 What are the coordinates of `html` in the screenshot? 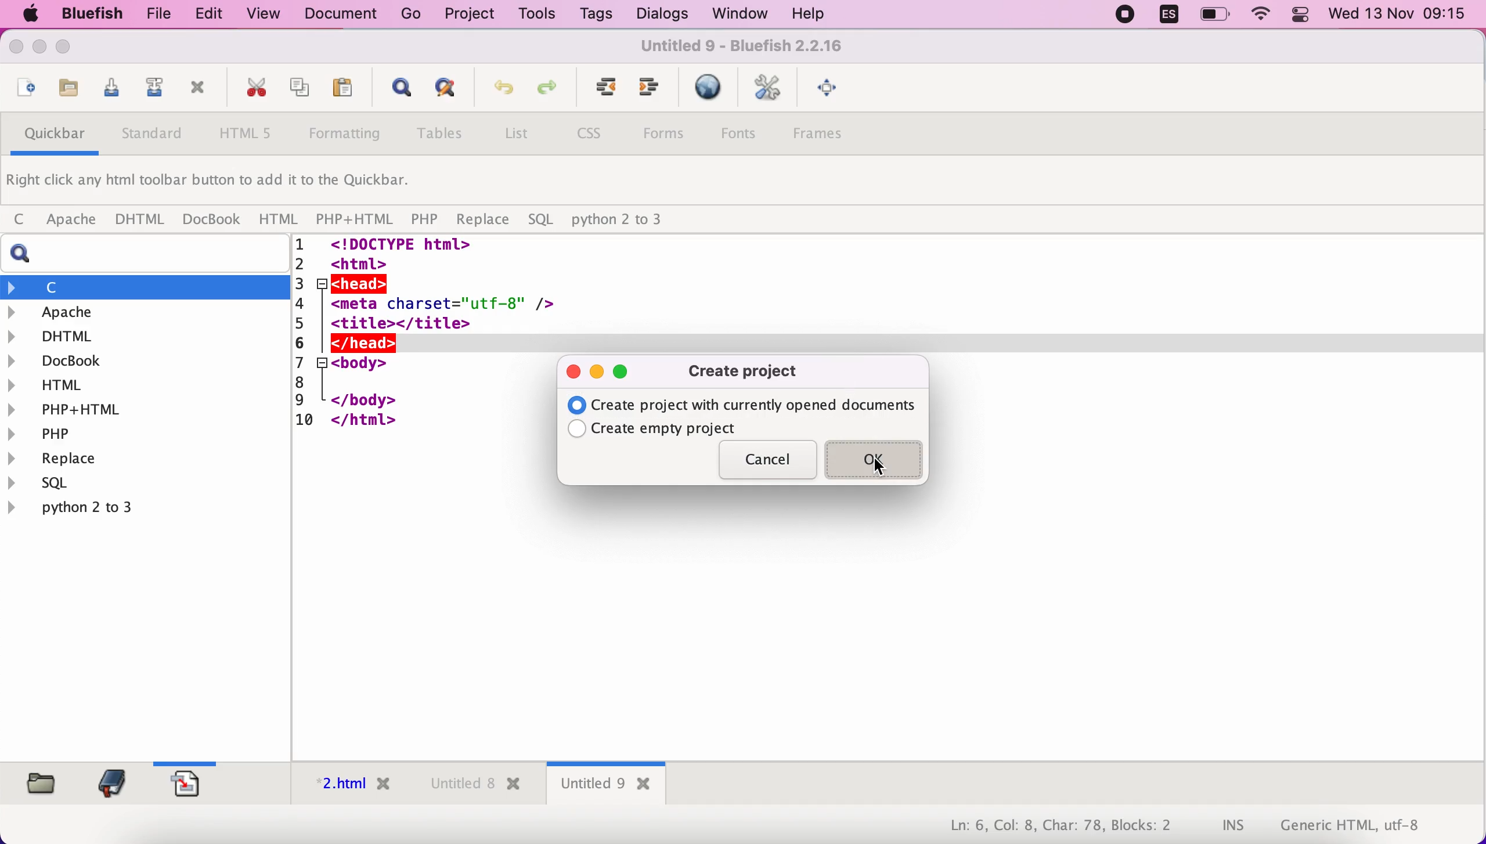 It's located at (277, 218).